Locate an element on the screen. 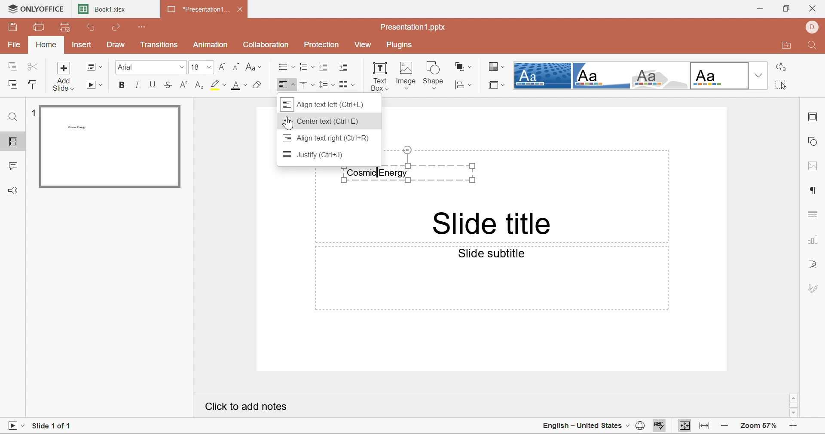 The height and width of the screenshot is (434, 825). Paste is located at coordinates (14, 85).